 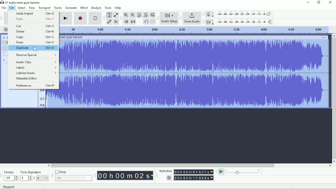 I want to click on Preferences, so click(x=35, y=85).